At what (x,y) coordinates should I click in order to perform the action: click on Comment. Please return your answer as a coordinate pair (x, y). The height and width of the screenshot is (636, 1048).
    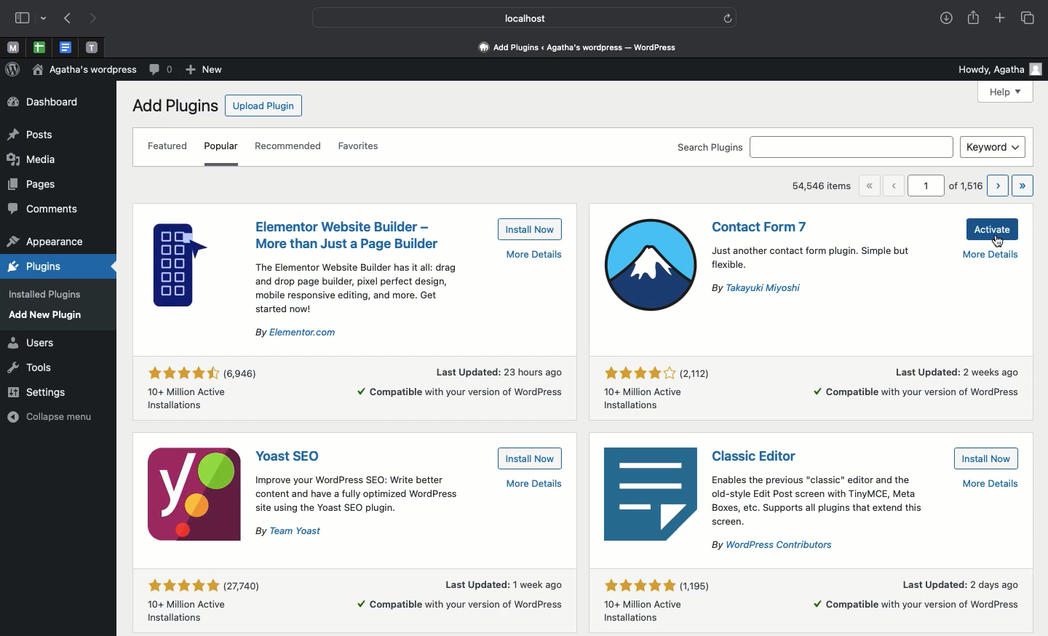
    Looking at the image, I should click on (159, 71).